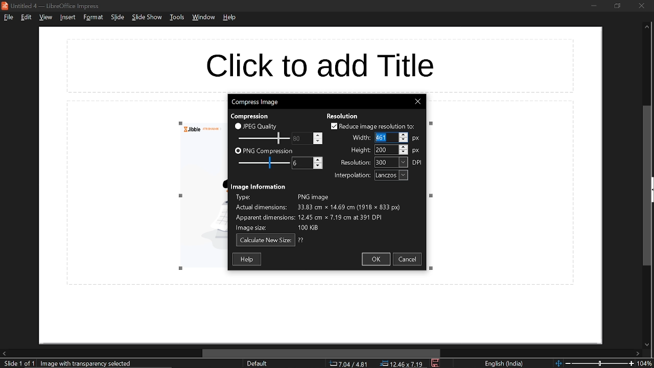  I want to click on sheet style, so click(256, 364).